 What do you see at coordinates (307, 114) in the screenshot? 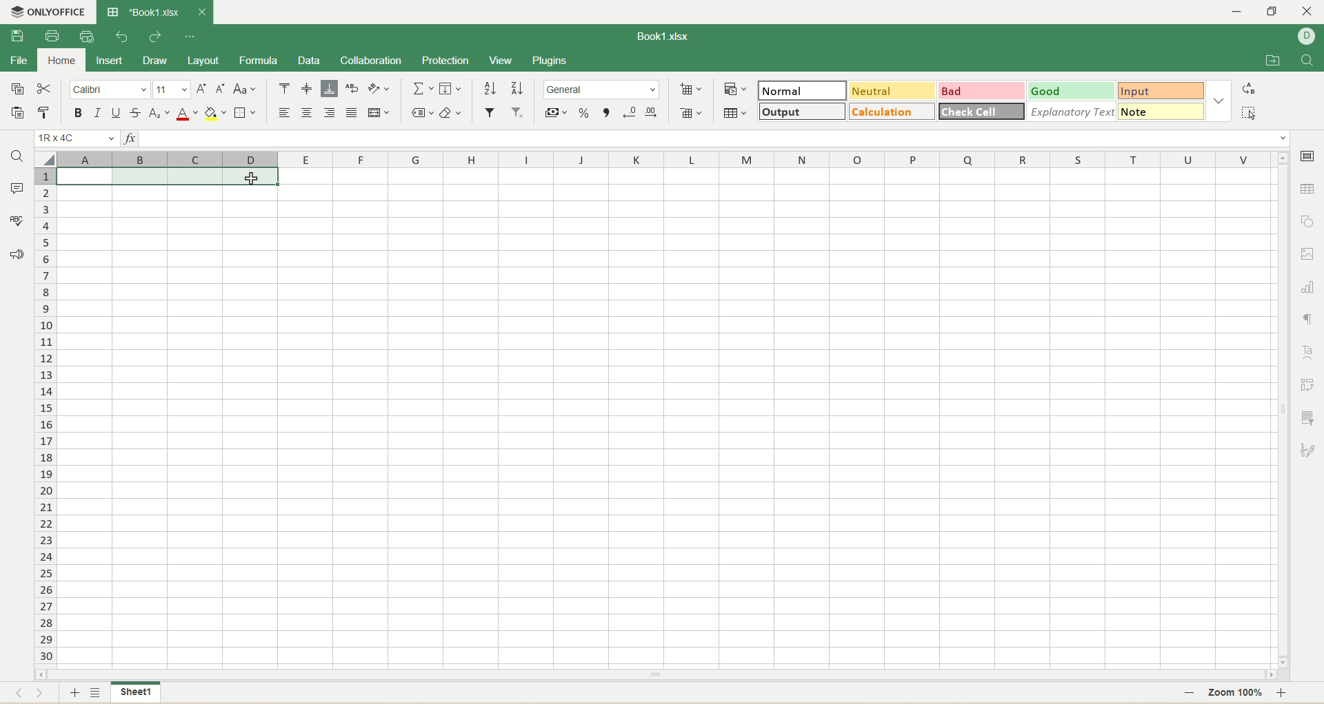
I see `align center` at bounding box center [307, 114].